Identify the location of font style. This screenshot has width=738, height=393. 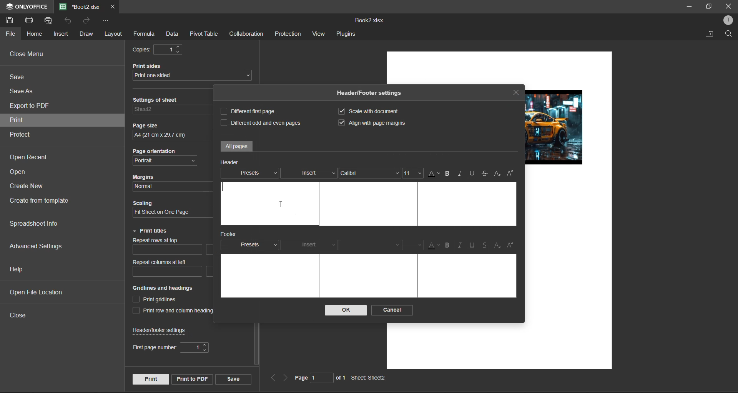
(369, 175).